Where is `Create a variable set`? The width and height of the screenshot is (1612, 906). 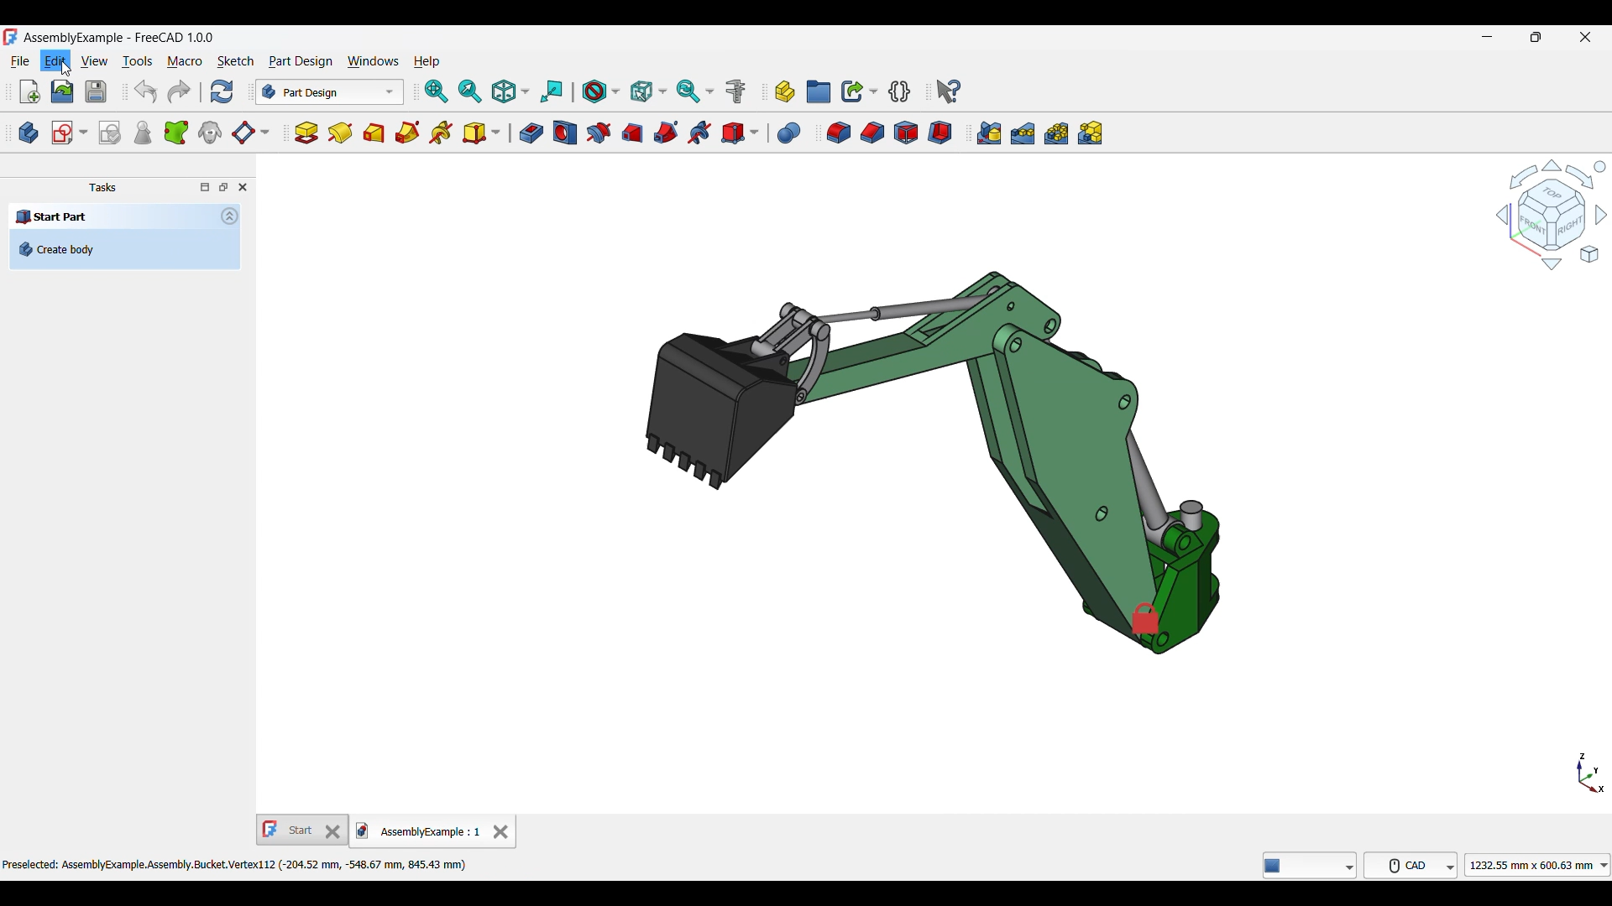
Create a variable set is located at coordinates (900, 91).